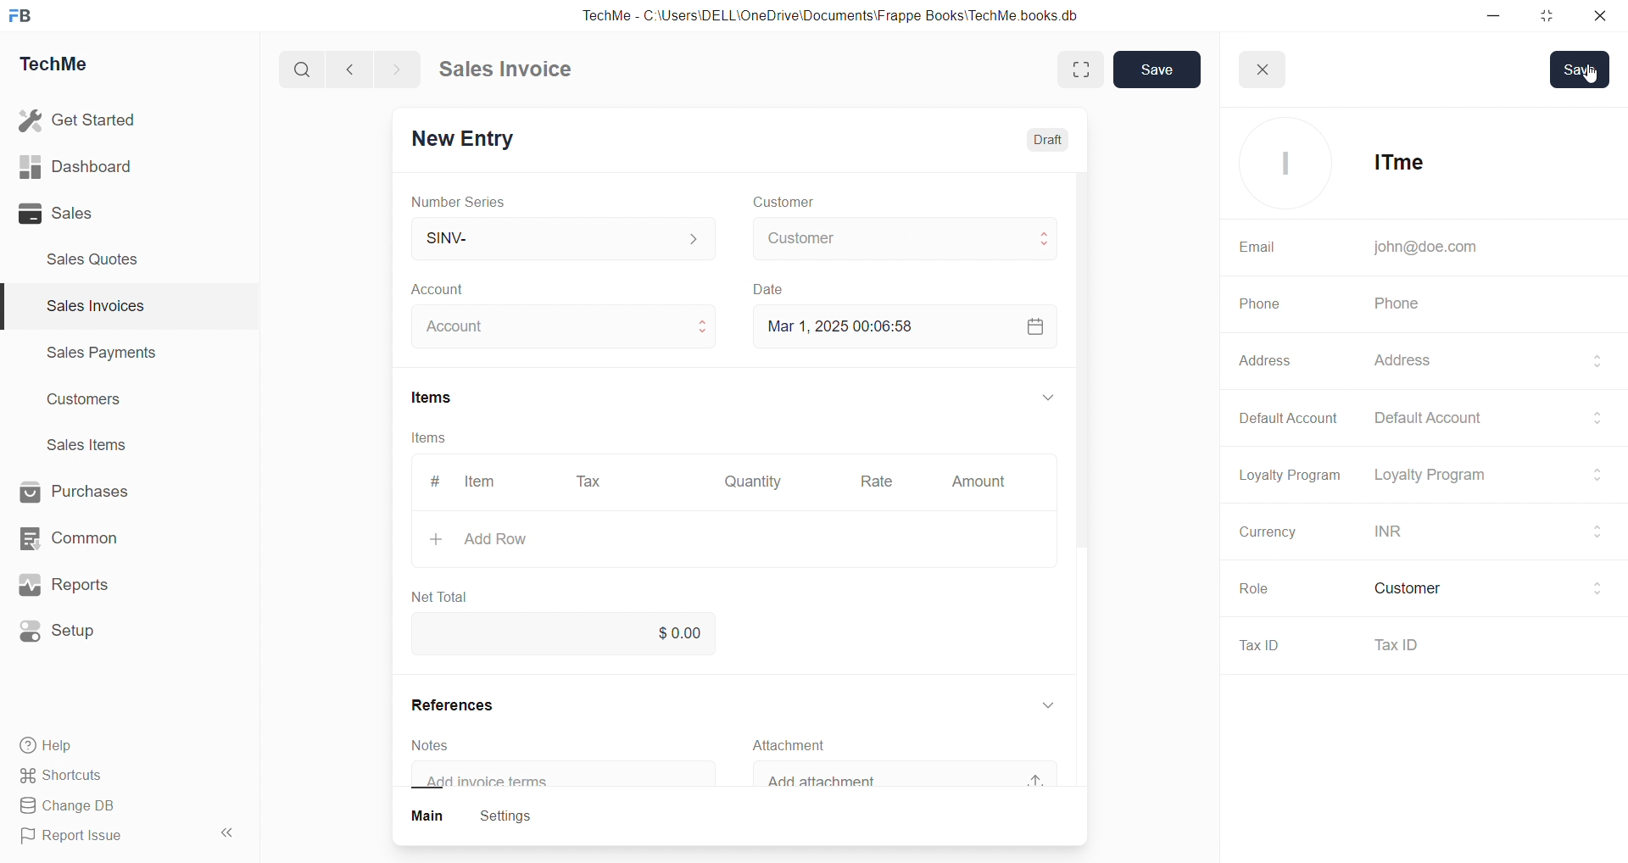  What do you see at coordinates (694, 325) in the screenshot?
I see `Increase decrease button` at bounding box center [694, 325].